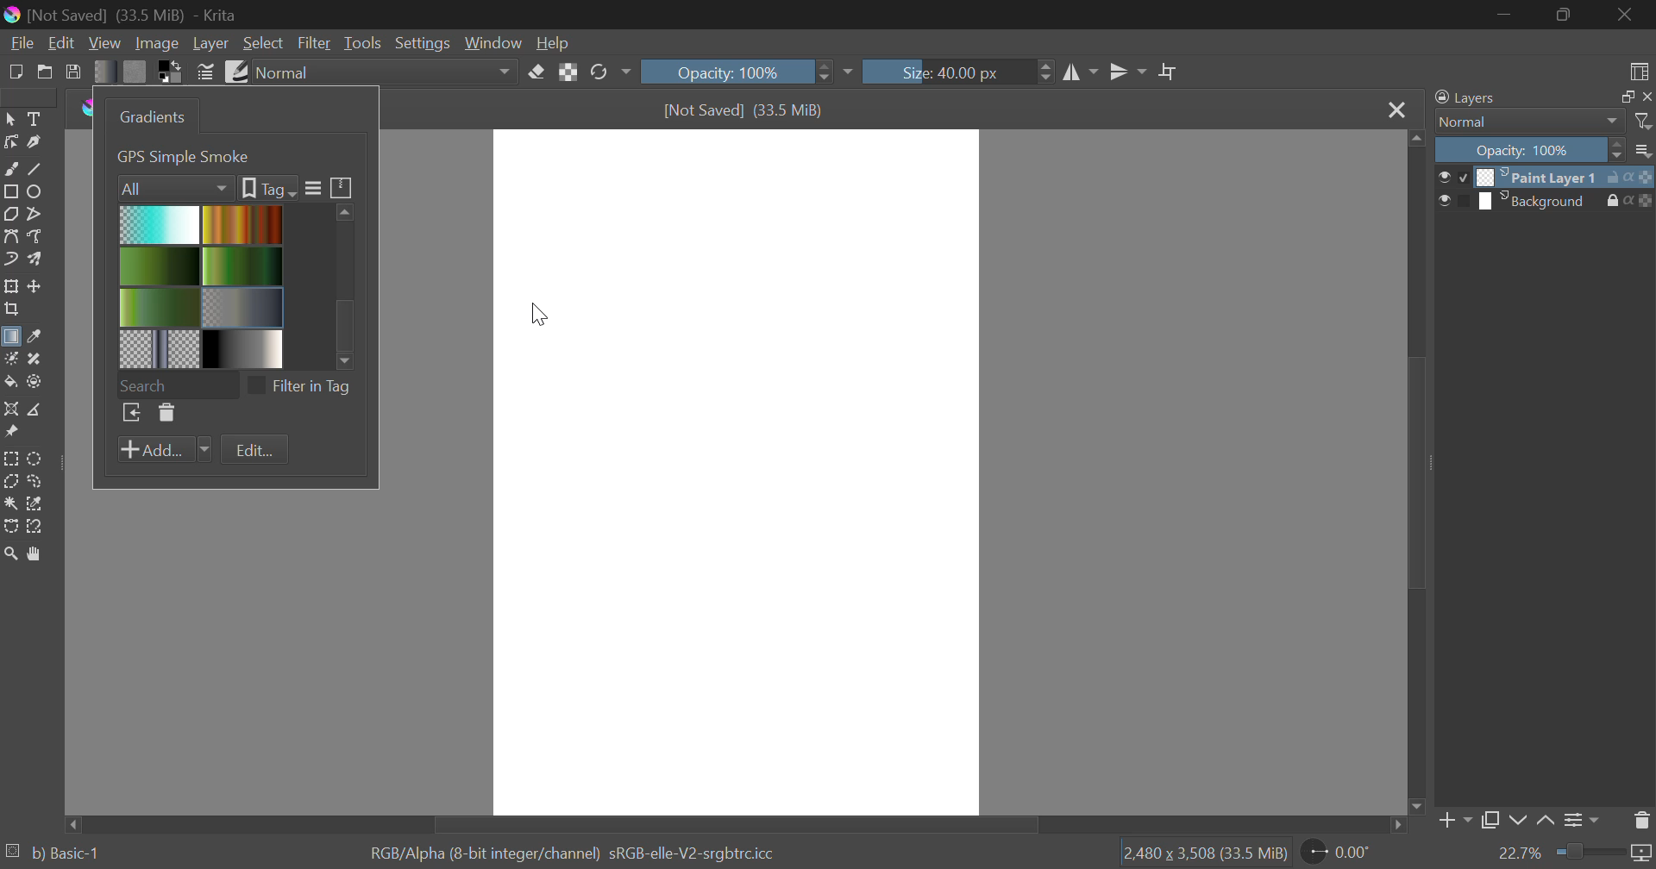  What do you see at coordinates (10, 434) in the screenshot?
I see `Reference Images` at bounding box center [10, 434].